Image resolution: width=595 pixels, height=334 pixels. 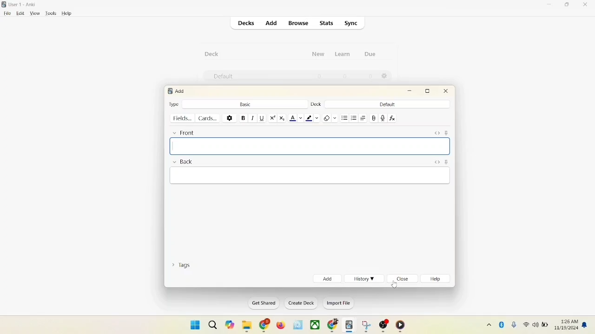 What do you see at coordinates (261, 303) in the screenshot?
I see `get shared` at bounding box center [261, 303].